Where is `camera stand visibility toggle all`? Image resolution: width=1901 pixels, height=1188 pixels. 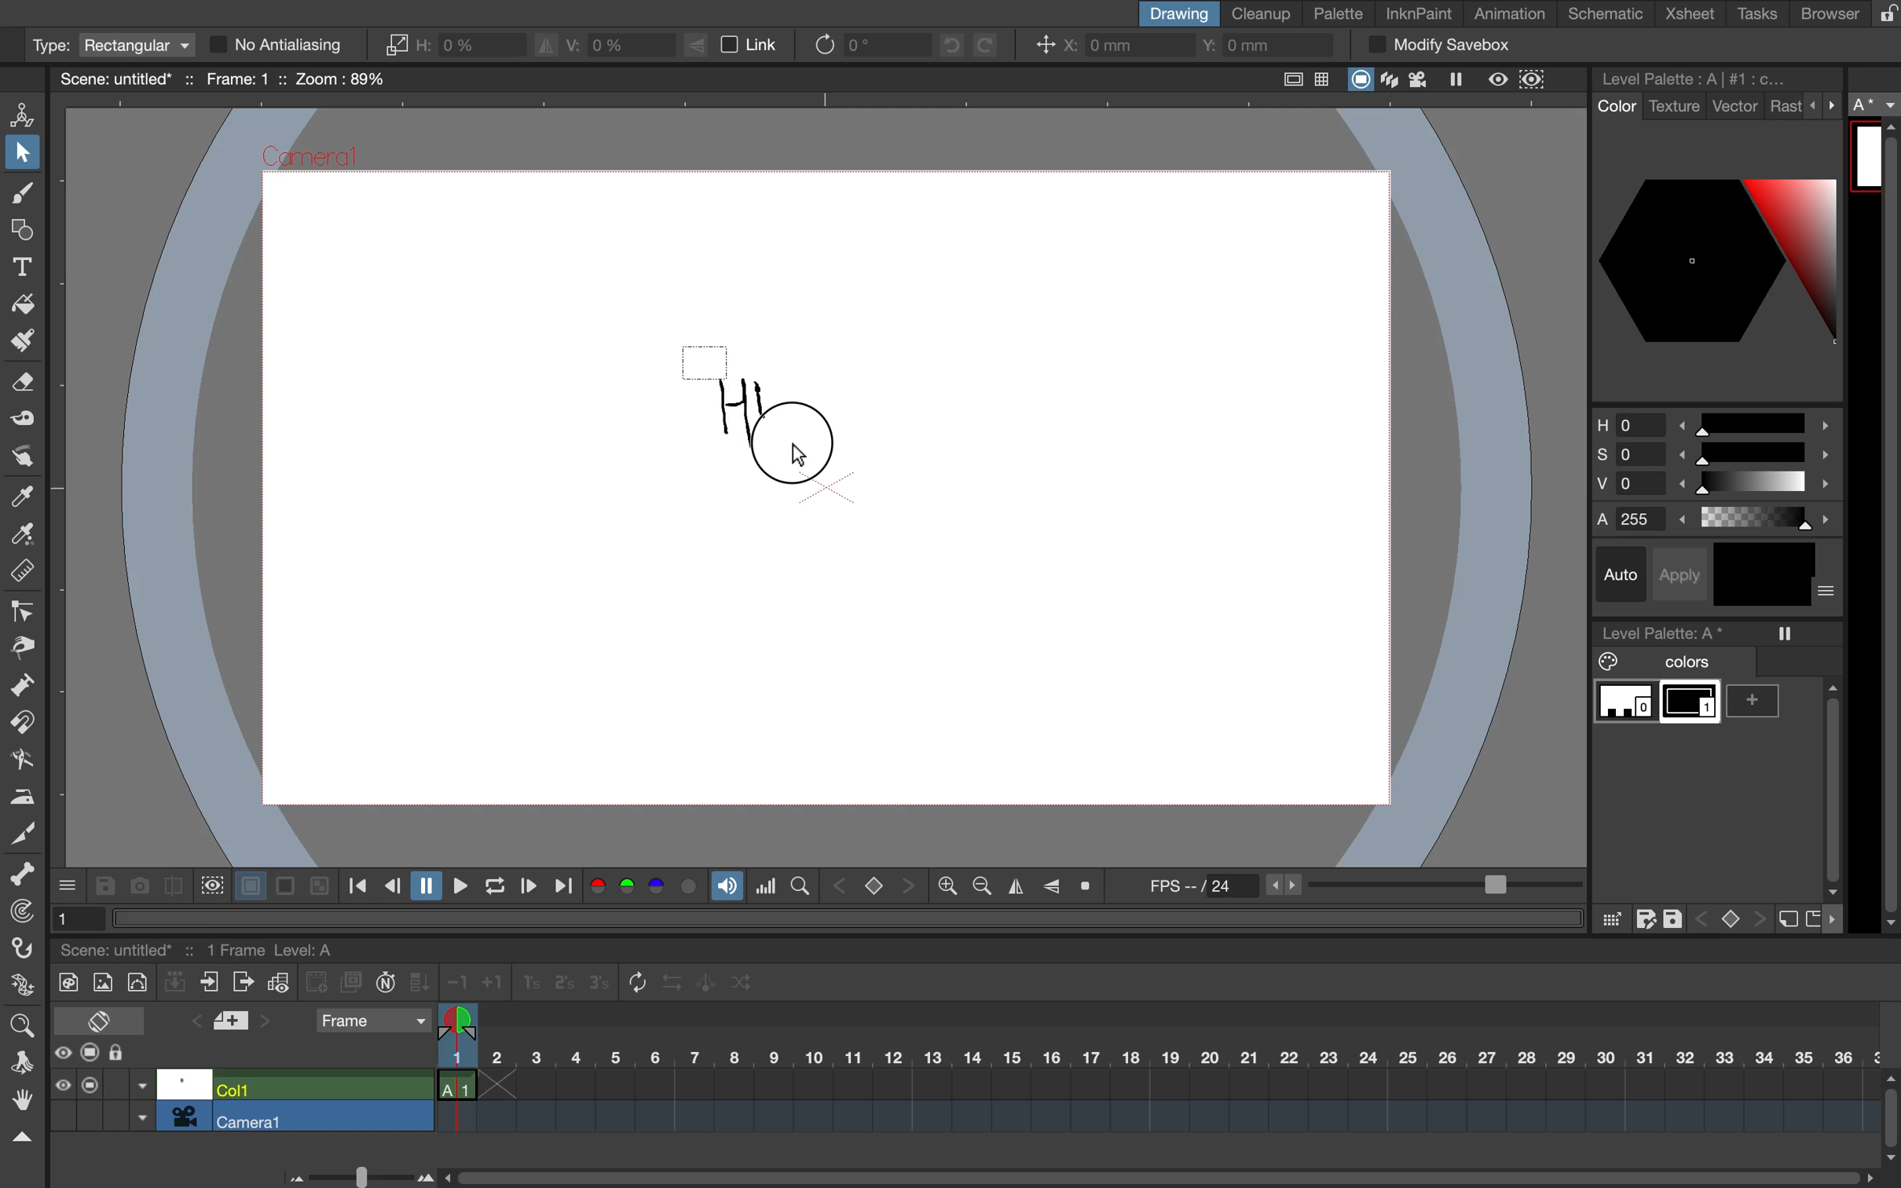 camera stand visibility toggle all is located at coordinates (90, 1084).